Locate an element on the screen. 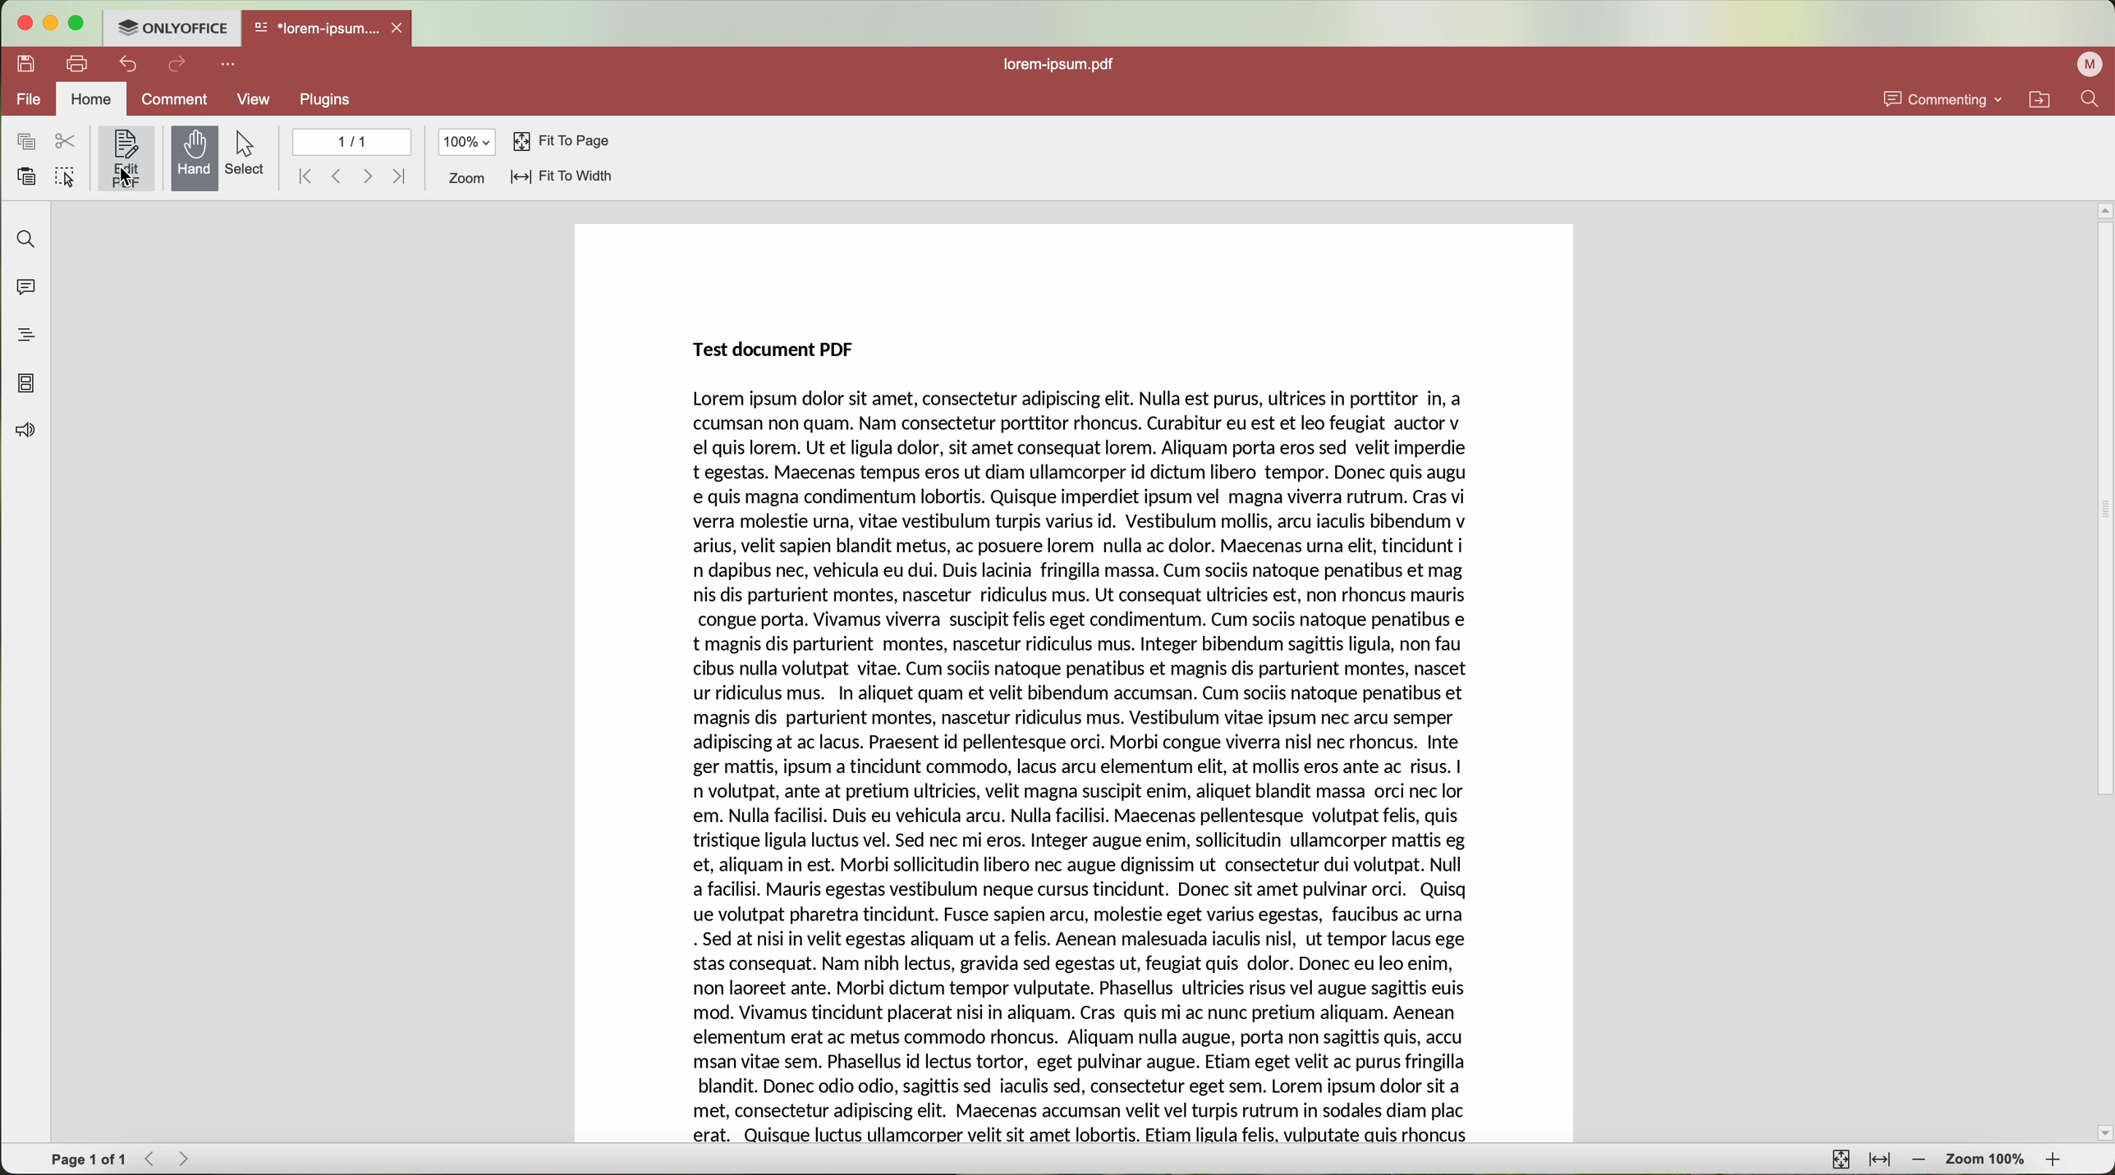  maximize is located at coordinates (78, 25).